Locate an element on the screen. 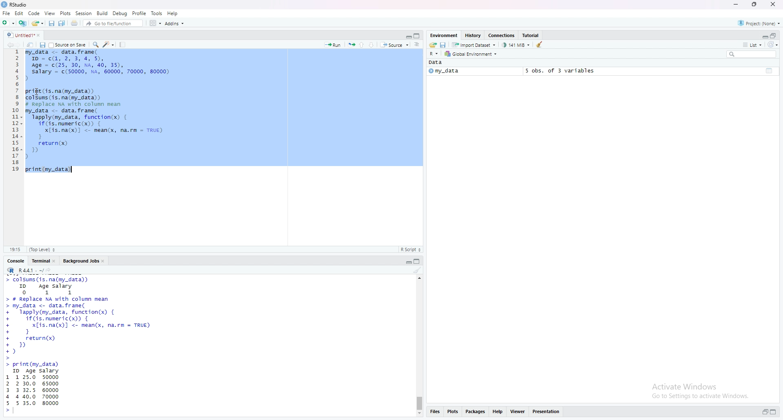 This screenshot has width=783, height=420. Terminal is located at coordinates (44, 261).